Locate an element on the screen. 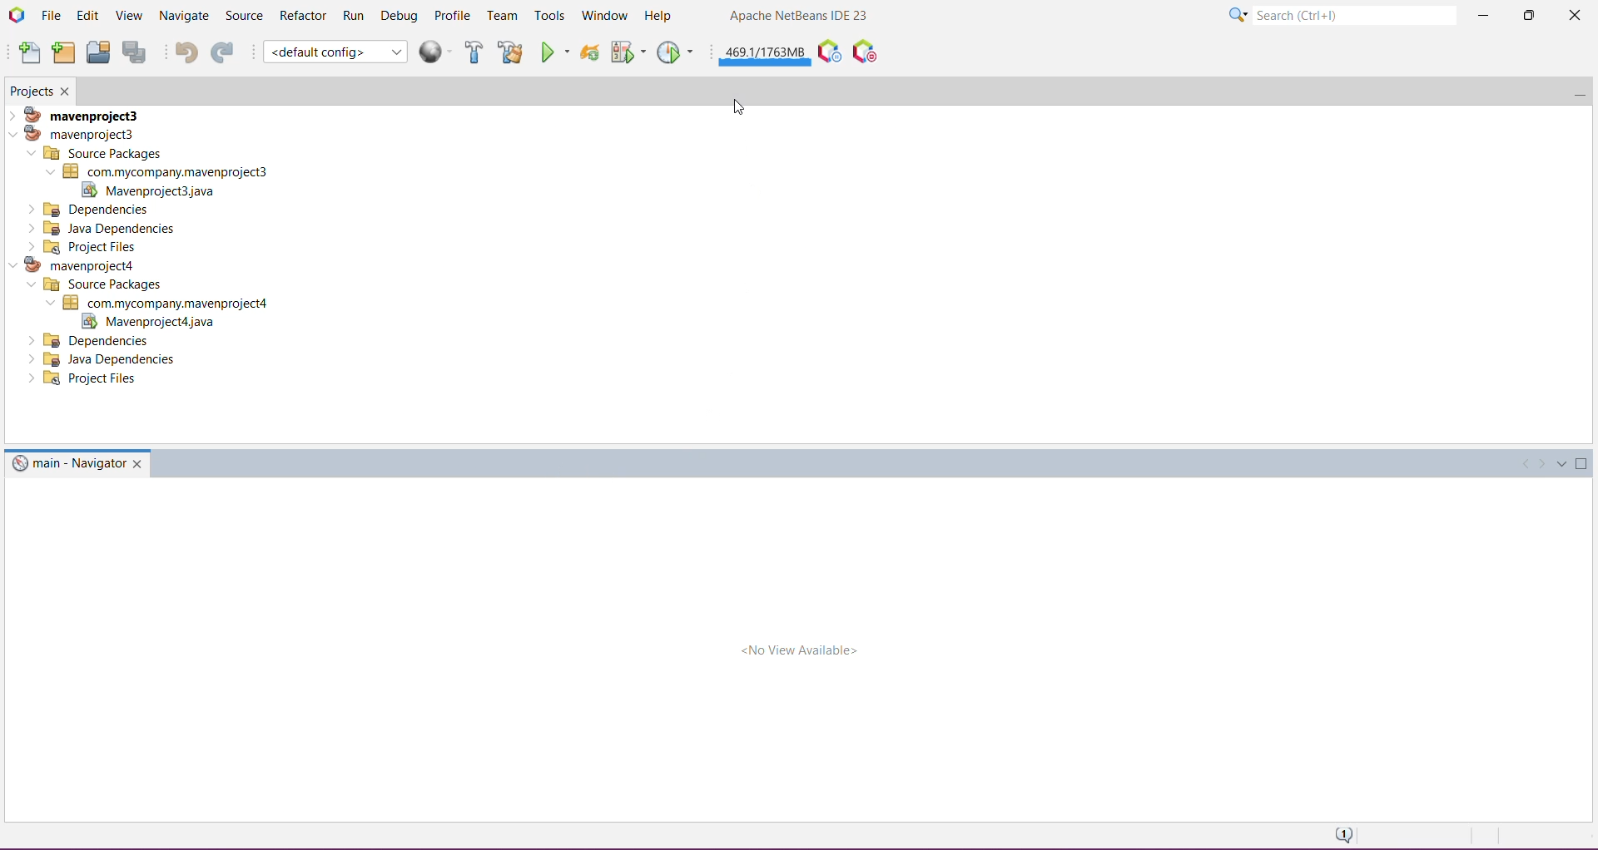 This screenshot has height=850, width=1598. Application Name and Version Name is located at coordinates (800, 17).